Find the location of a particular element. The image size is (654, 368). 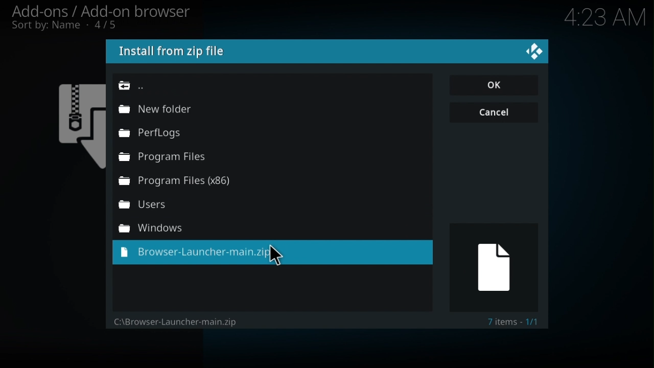

FREE TRIAL EXPIREDimage is located at coordinates (492, 266).